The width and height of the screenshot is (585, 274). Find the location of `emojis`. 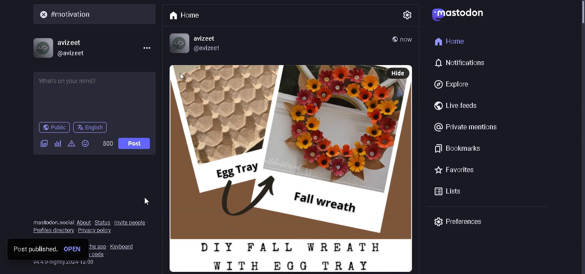

emojis is located at coordinates (89, 144).